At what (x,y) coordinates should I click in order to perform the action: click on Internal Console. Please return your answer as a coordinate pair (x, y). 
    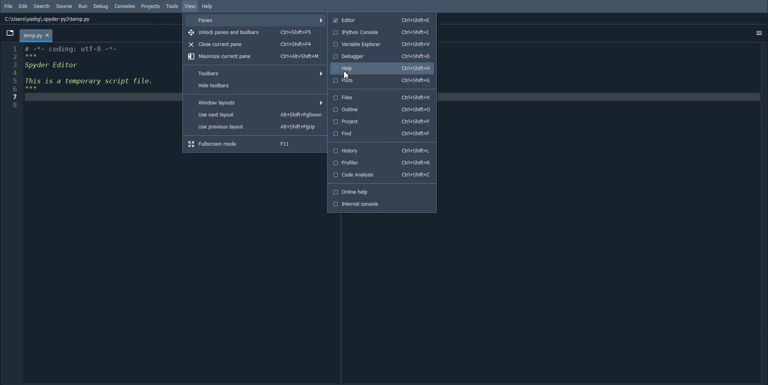
    Looking at the image, I should click on (382, 205).